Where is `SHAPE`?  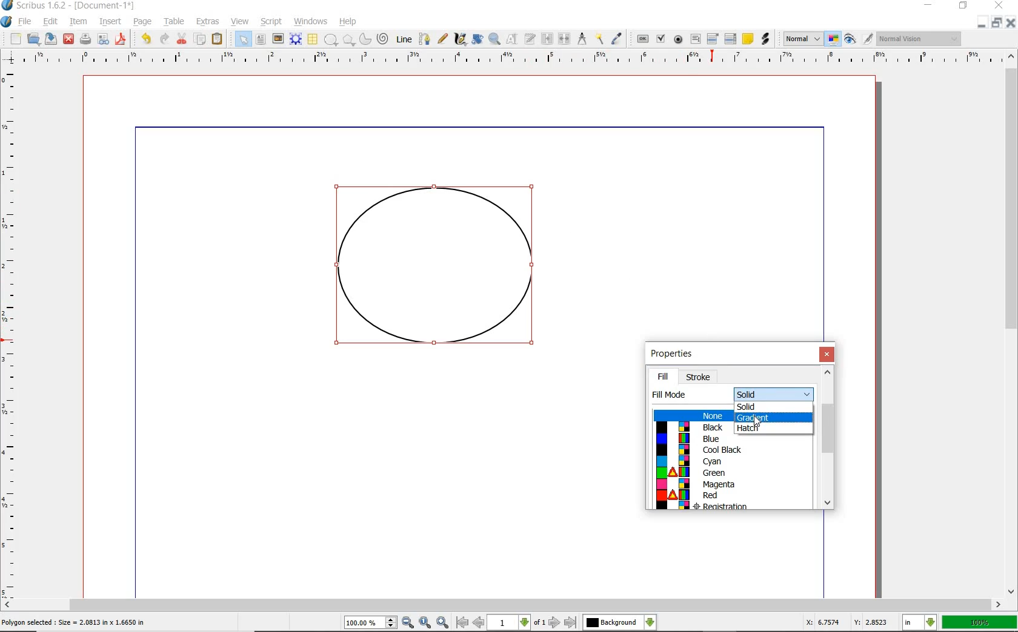
SHAPE is located at coordinates (330, 40).